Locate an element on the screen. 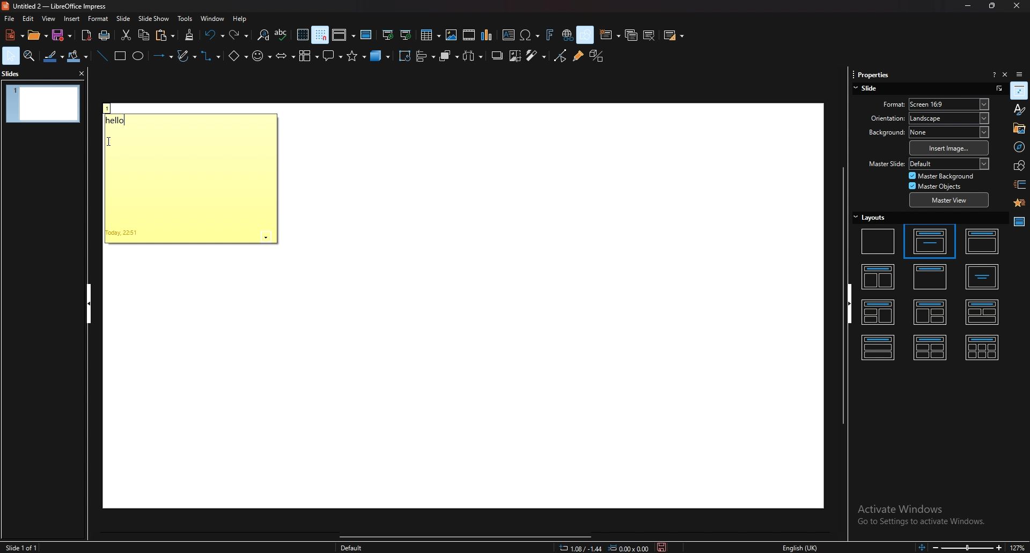 The image size is (1030, 553). title content is located at coordinates (982, 242).